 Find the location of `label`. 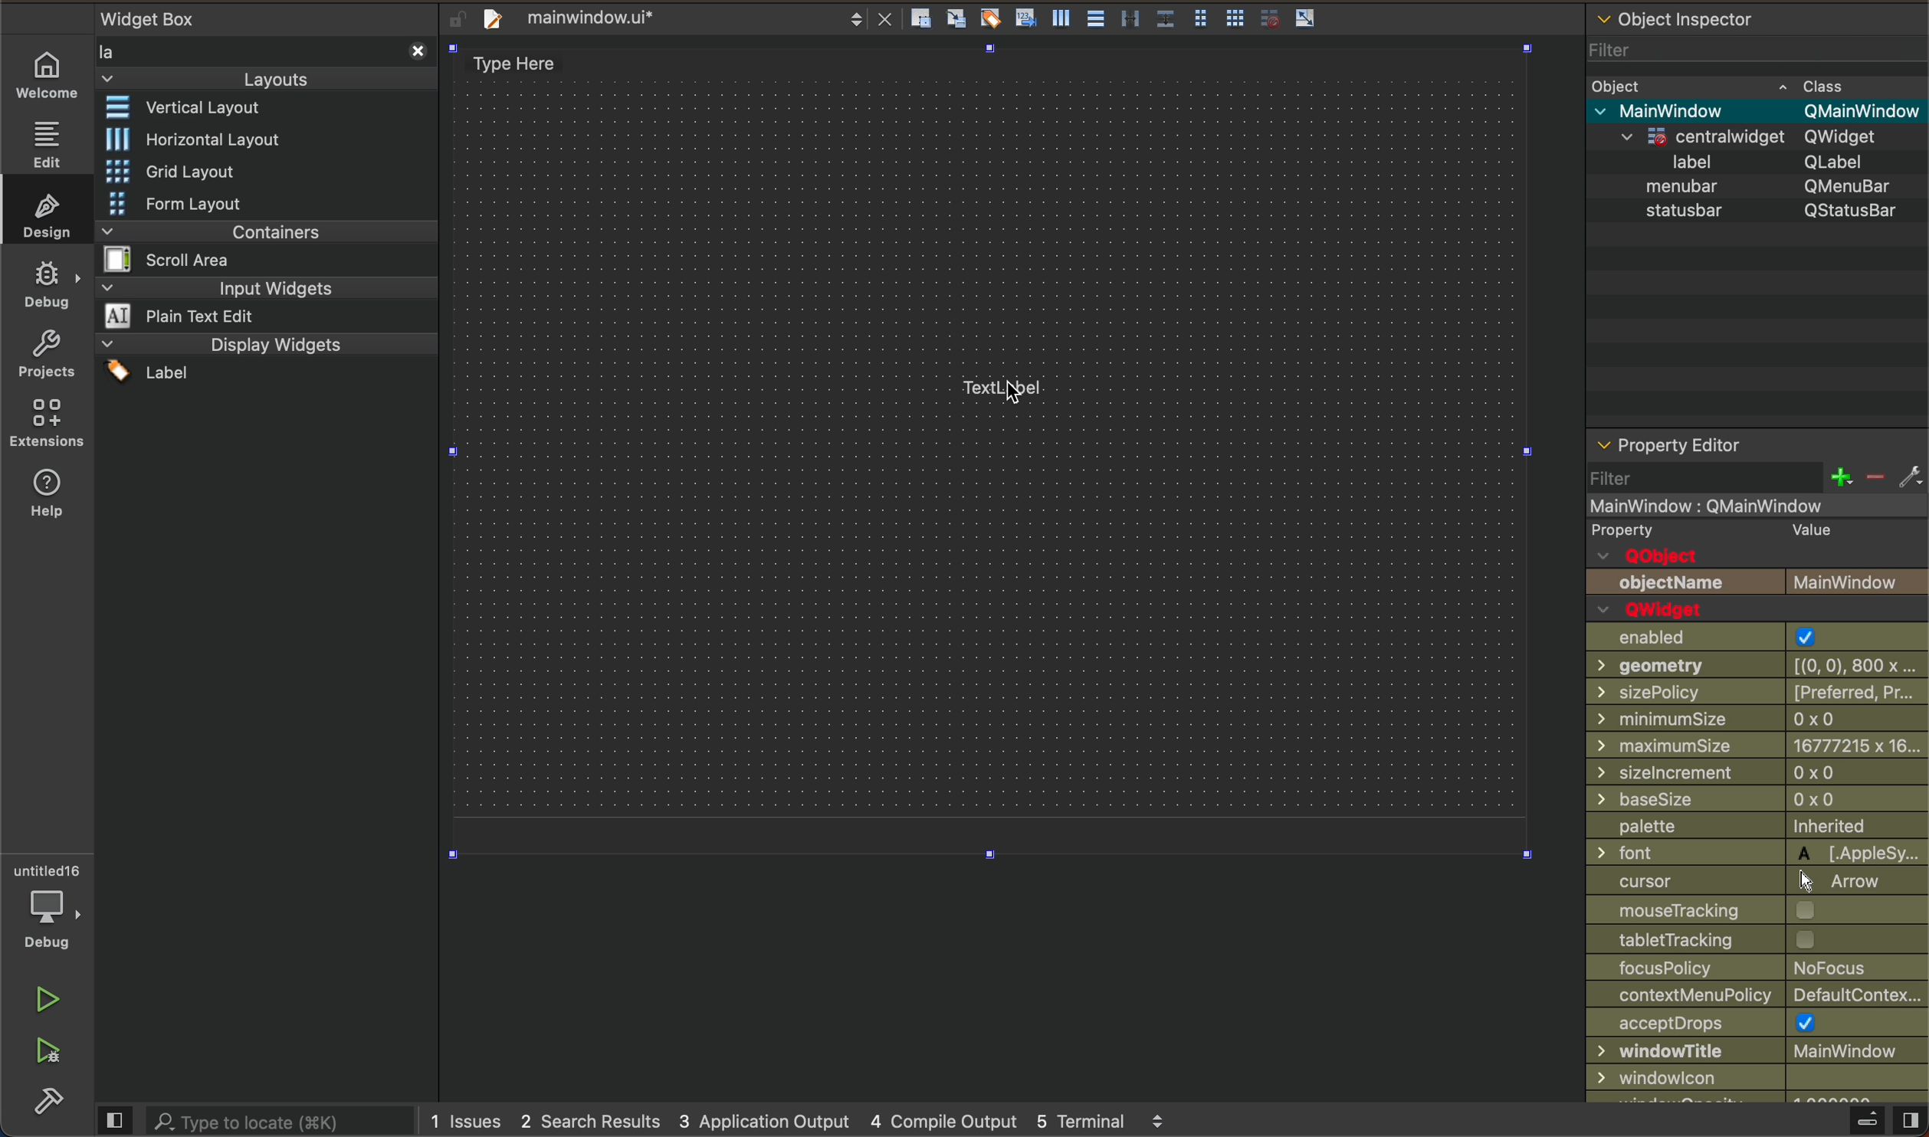

label is located at coordinates (1757, 161).